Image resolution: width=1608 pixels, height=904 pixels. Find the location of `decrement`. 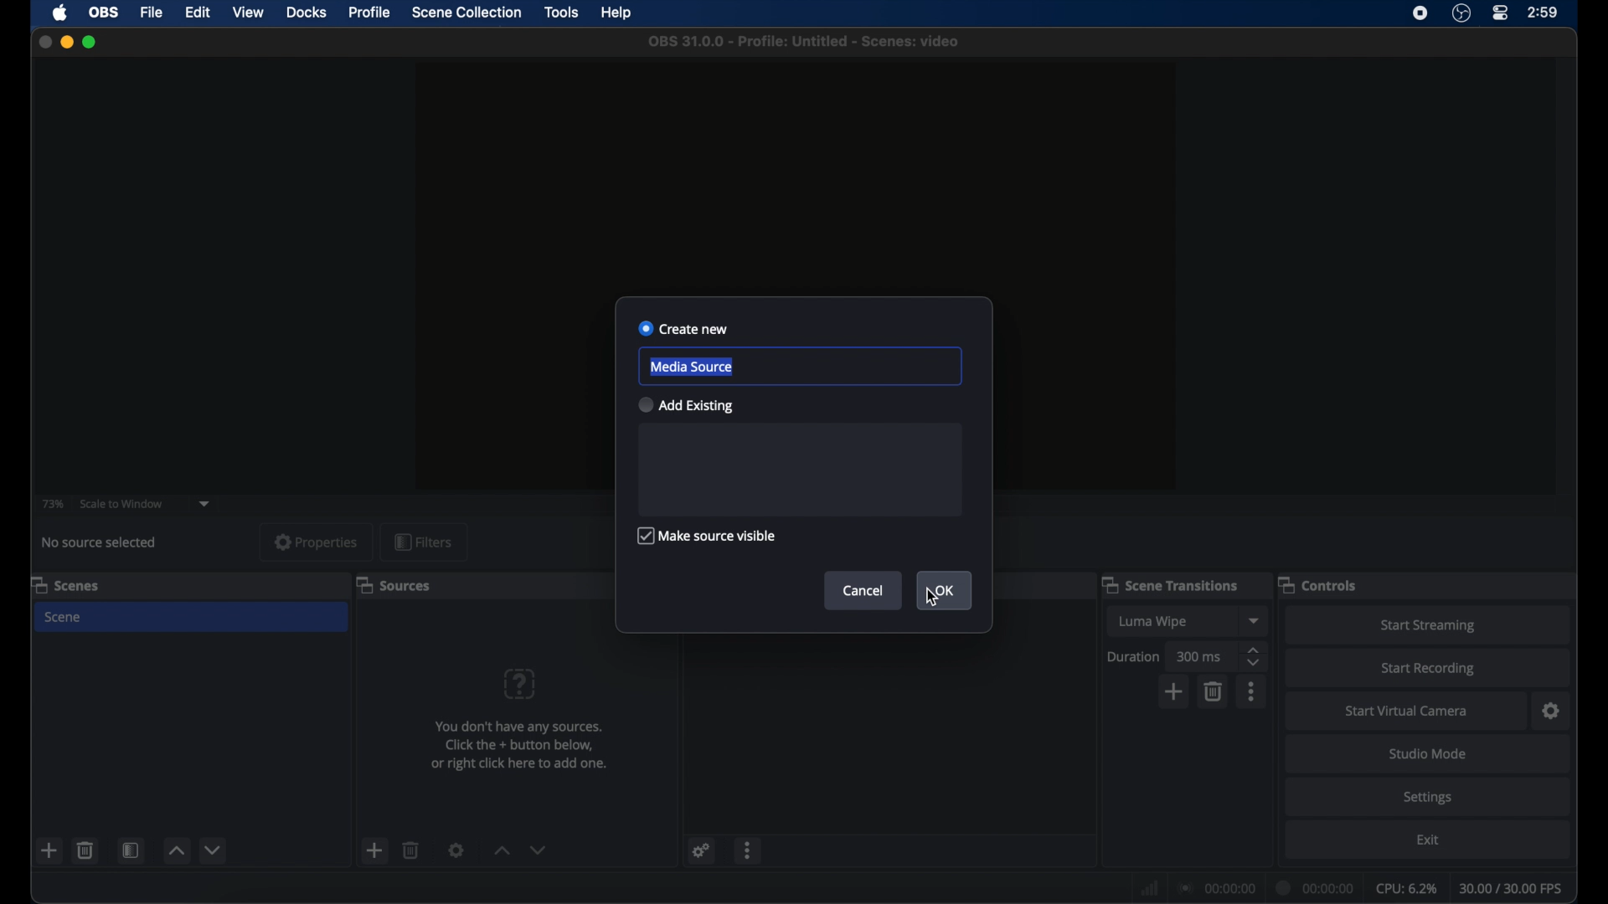

decrement is located at coordinates (538, 851).